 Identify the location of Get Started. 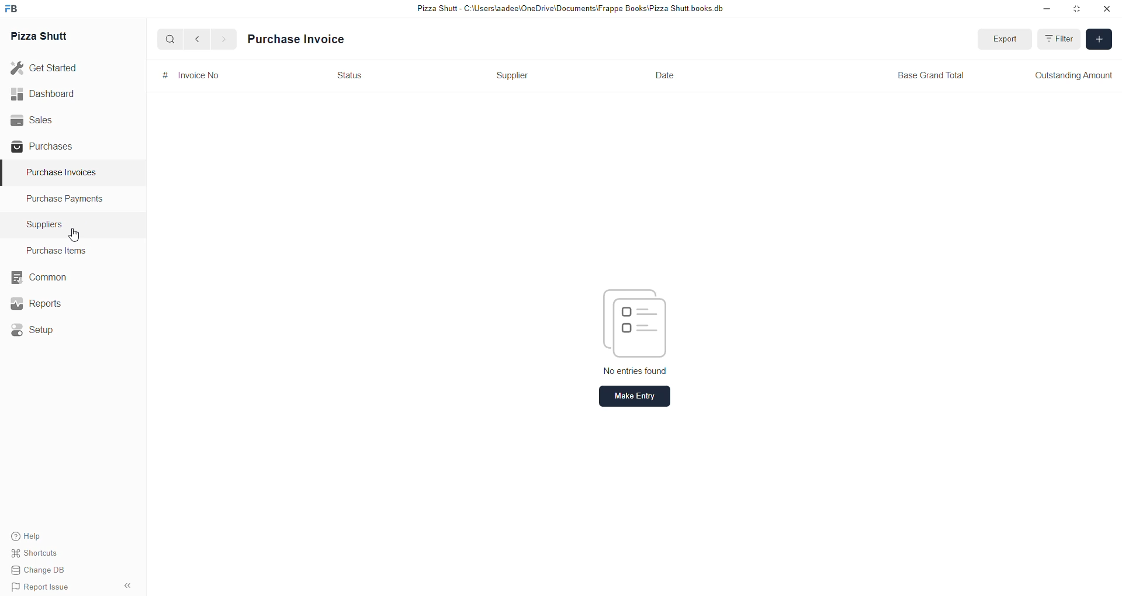
(53, 70).